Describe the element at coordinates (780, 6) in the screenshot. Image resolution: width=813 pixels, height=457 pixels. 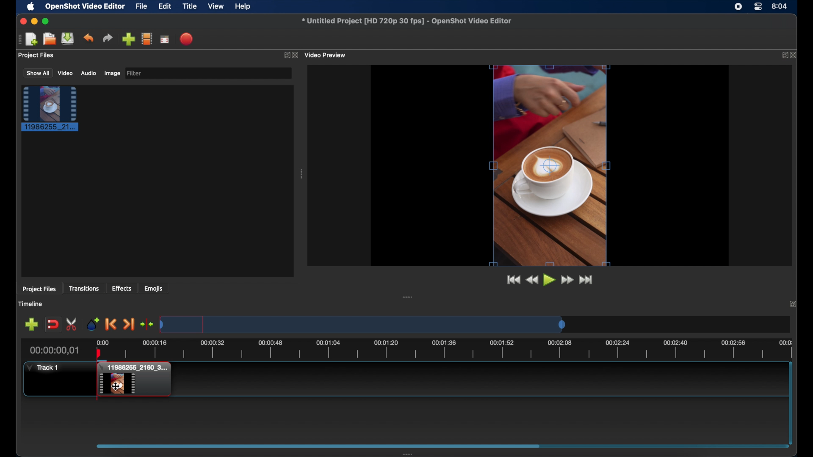
I see `time` at that location.